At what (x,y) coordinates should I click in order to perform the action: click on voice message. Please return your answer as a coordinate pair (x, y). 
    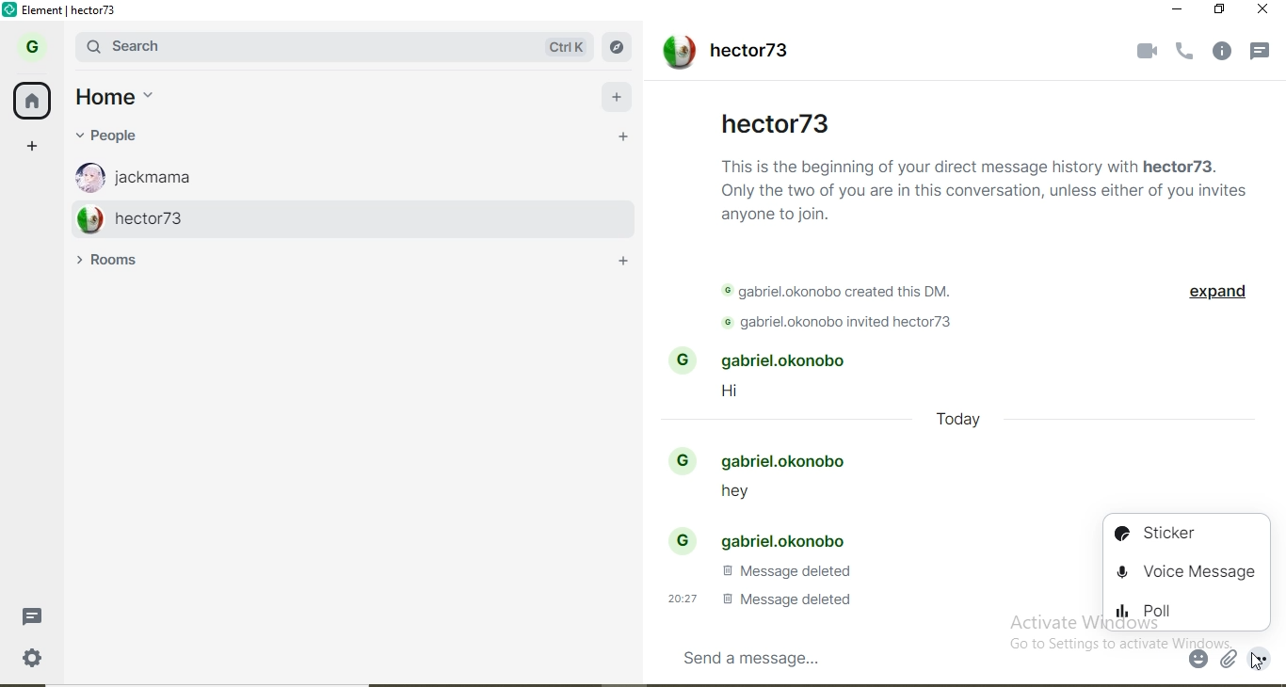
    Looking at the image, I should click on (1189, 571).